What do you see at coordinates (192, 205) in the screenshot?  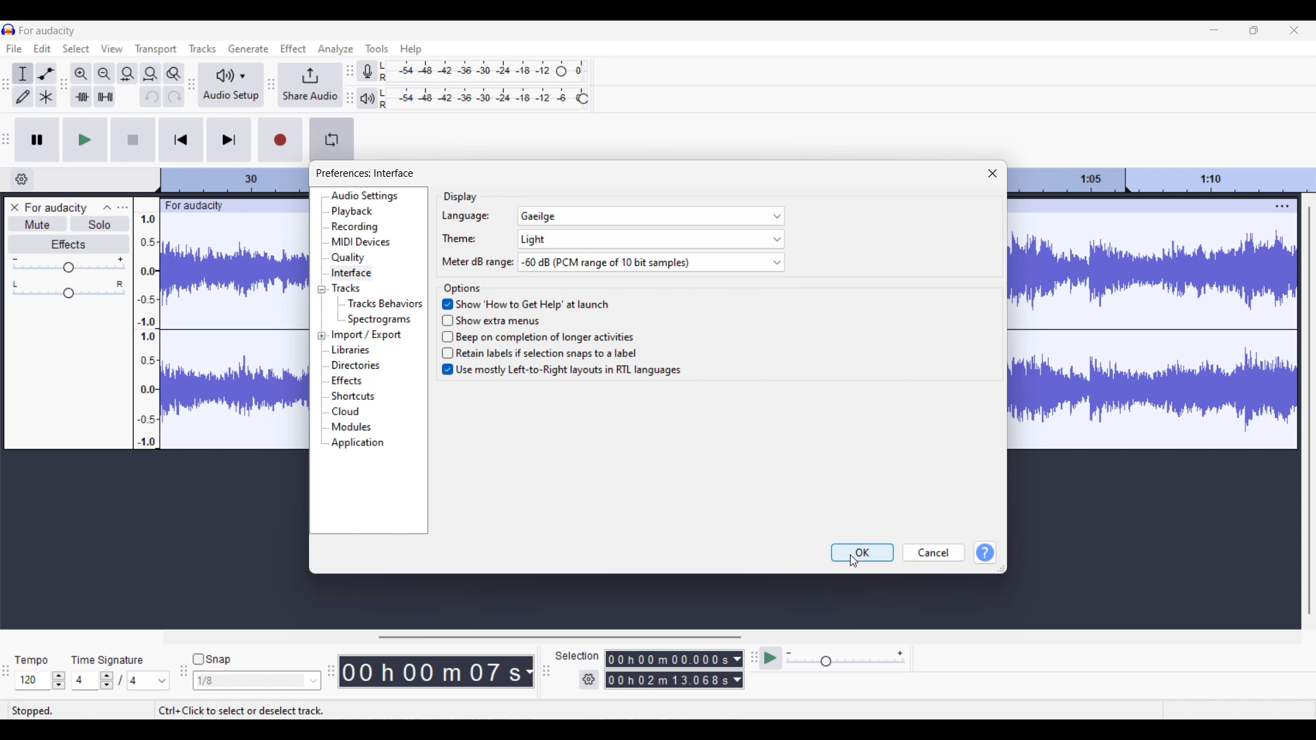 I see `for audacity` at bounding box center [192, 205].